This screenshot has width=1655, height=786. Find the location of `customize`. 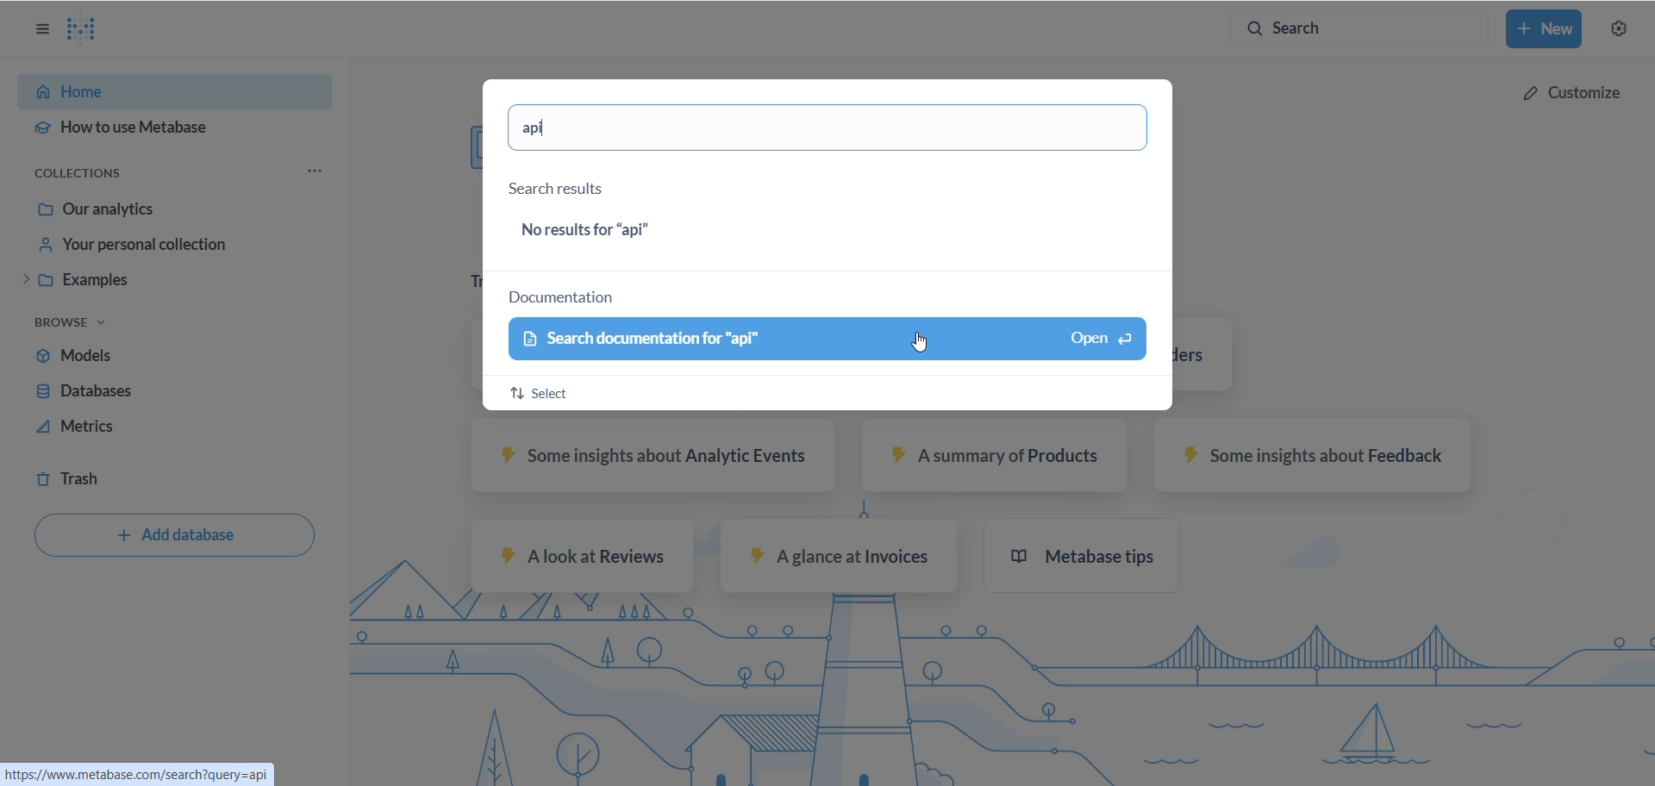

customize is located at coordinates (1571, 92).